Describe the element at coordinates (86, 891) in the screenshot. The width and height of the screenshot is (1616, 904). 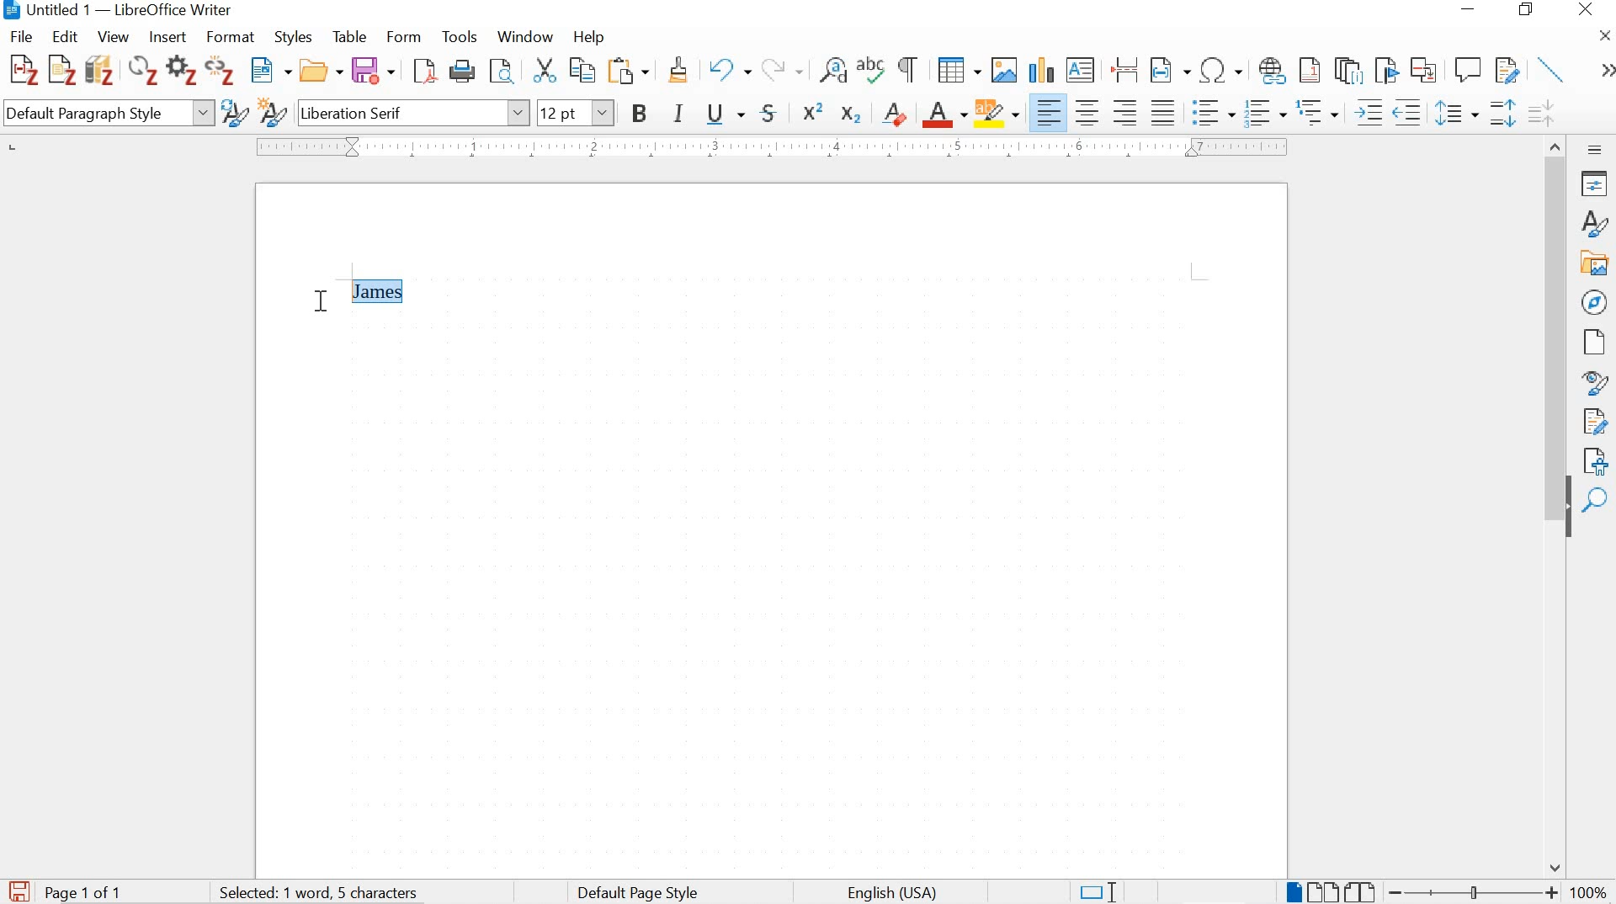
I see `page 1 of 1` at that location.